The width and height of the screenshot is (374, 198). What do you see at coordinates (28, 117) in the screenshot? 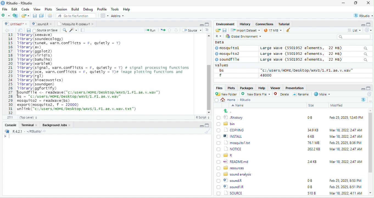
I see `(Top Level) +` at bounding box center [28, 117].